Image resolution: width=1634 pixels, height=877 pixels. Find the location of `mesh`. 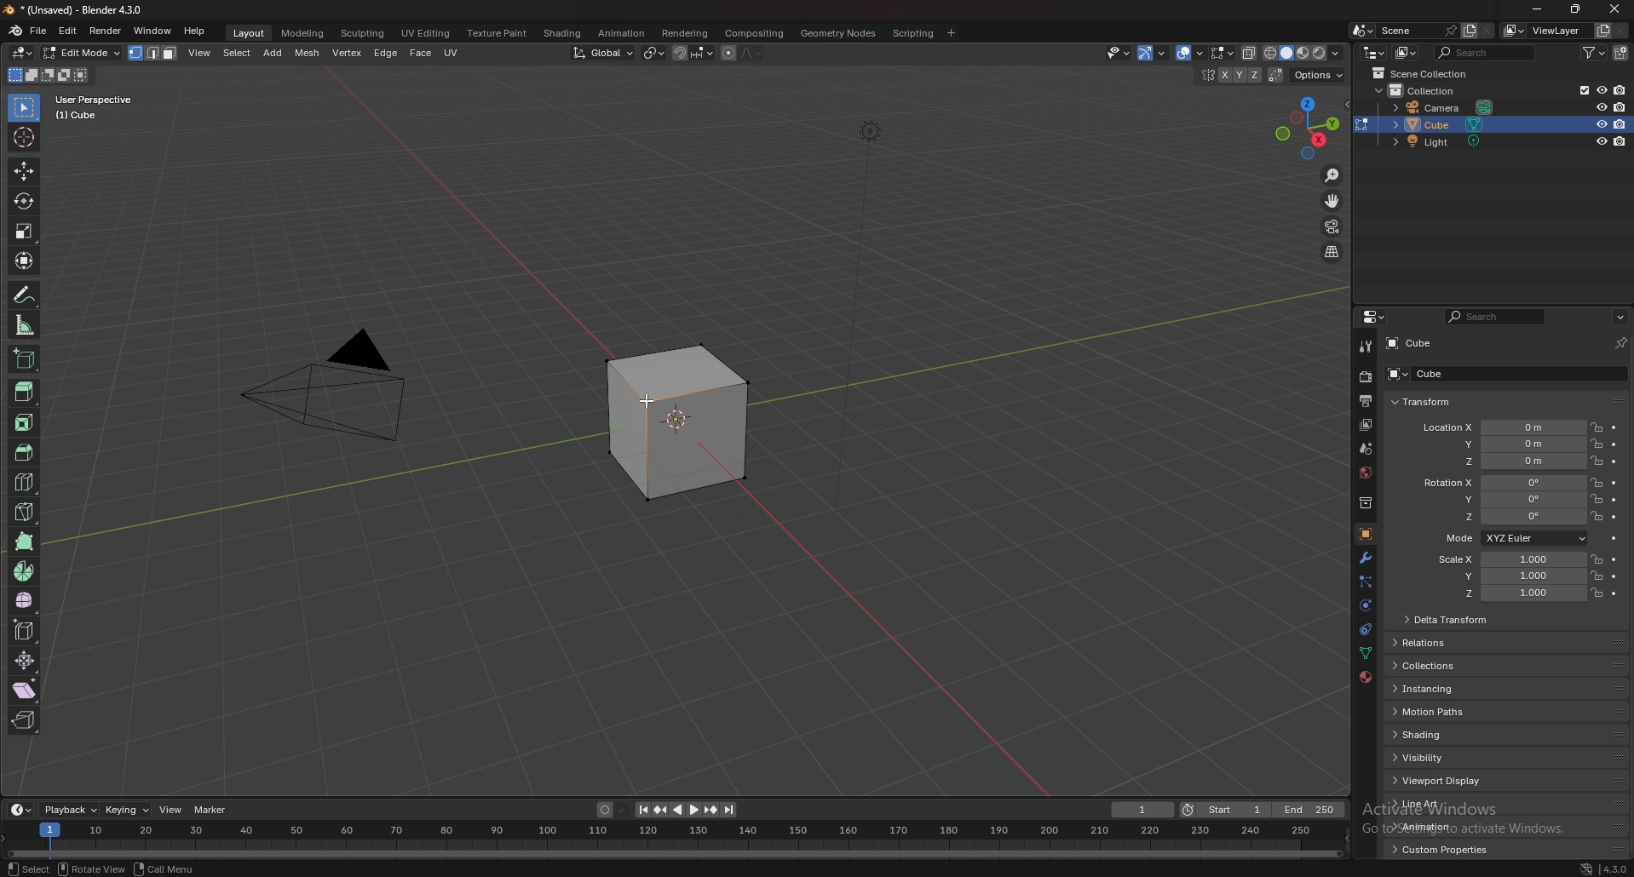

mesh is located at coordinates (307, 54).